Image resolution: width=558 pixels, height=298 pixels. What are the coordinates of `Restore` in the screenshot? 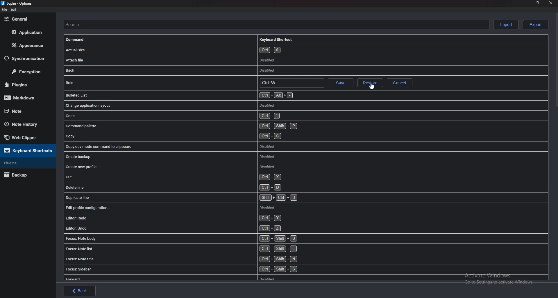 It's located at (370, 83).